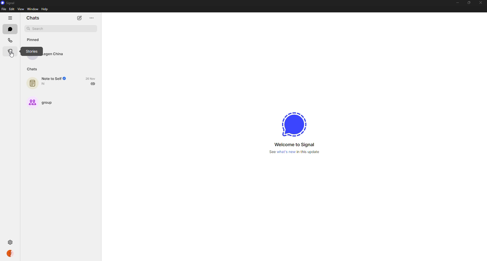 The height and width of the screenshot is (261, 487). What do you see at coordinates (21, 9) in the screenshot?
I see `view` at bounding box center [21, 9].